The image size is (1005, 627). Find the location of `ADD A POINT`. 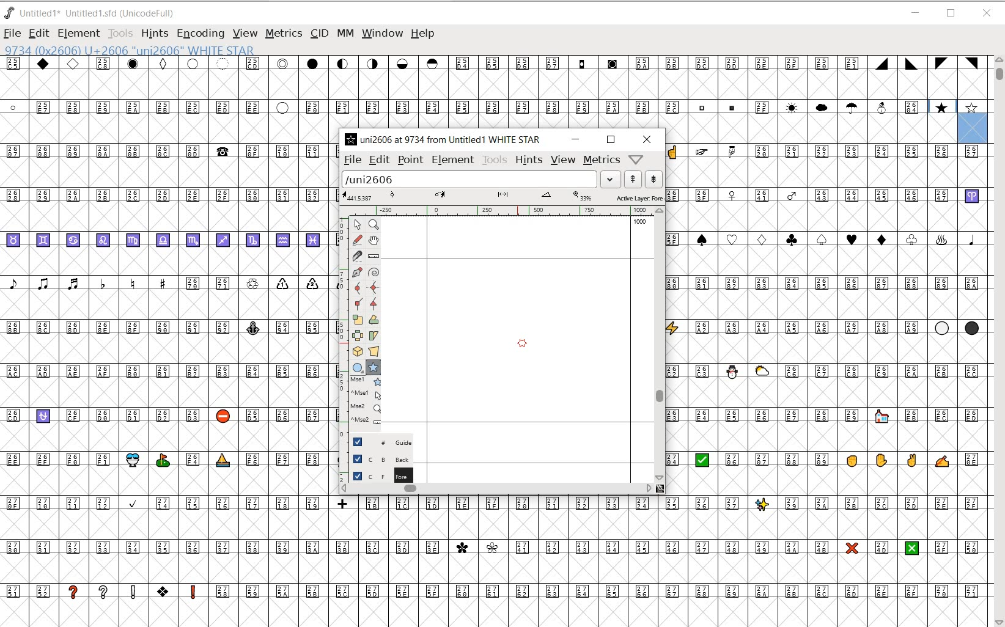

ADD A POINT is located at coordinates (358, 272).